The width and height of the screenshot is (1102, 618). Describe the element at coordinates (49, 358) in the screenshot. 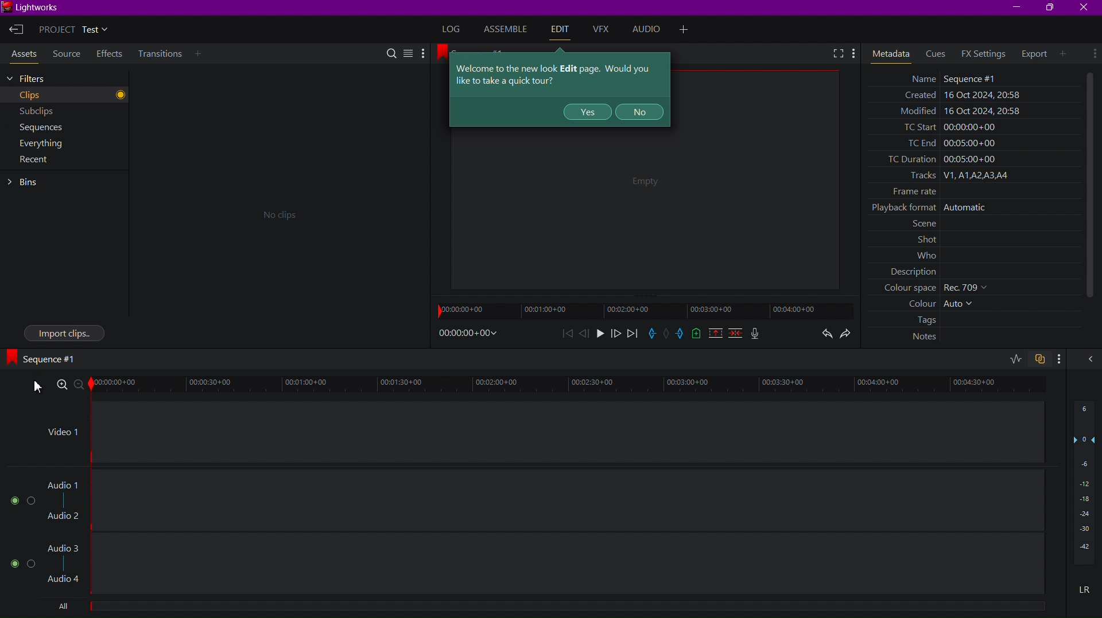

I see `Sequence #1` at that location.